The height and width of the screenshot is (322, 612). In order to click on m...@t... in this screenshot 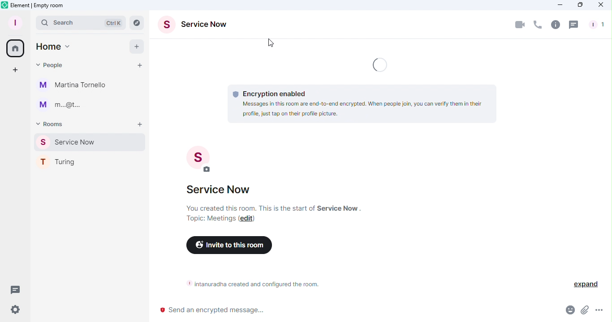, I will do `click(67, 107)`.